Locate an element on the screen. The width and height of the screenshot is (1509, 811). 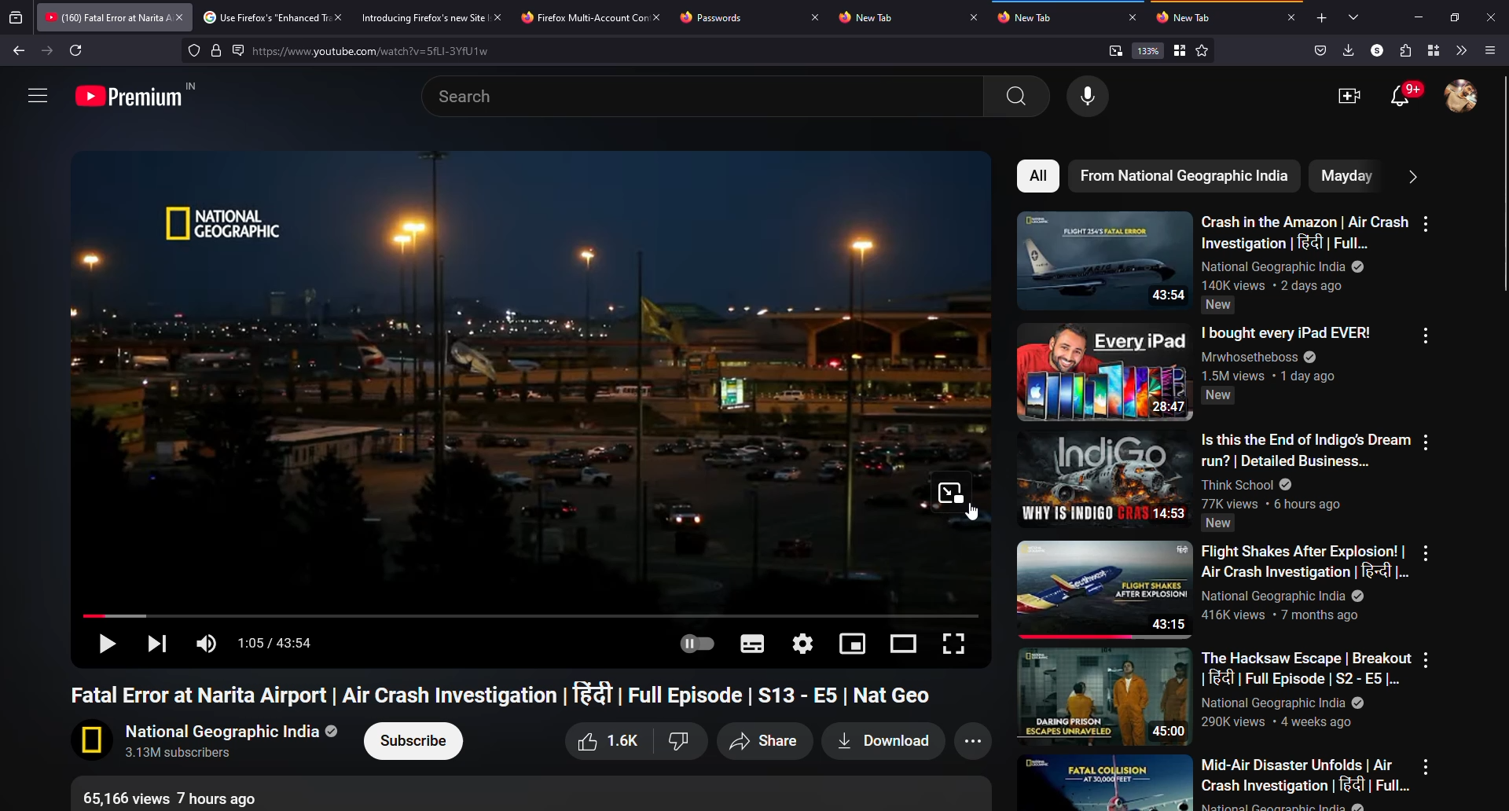
Video thumbnail is located at coordinates (1104, 260).